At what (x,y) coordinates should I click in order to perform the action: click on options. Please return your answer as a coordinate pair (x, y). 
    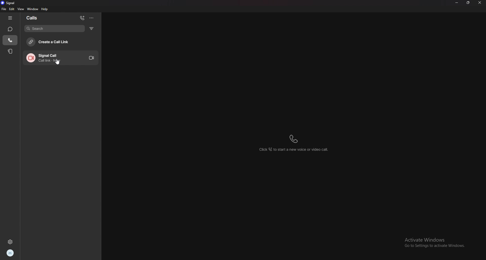
    Looking at the image, I should click on (91, 18).